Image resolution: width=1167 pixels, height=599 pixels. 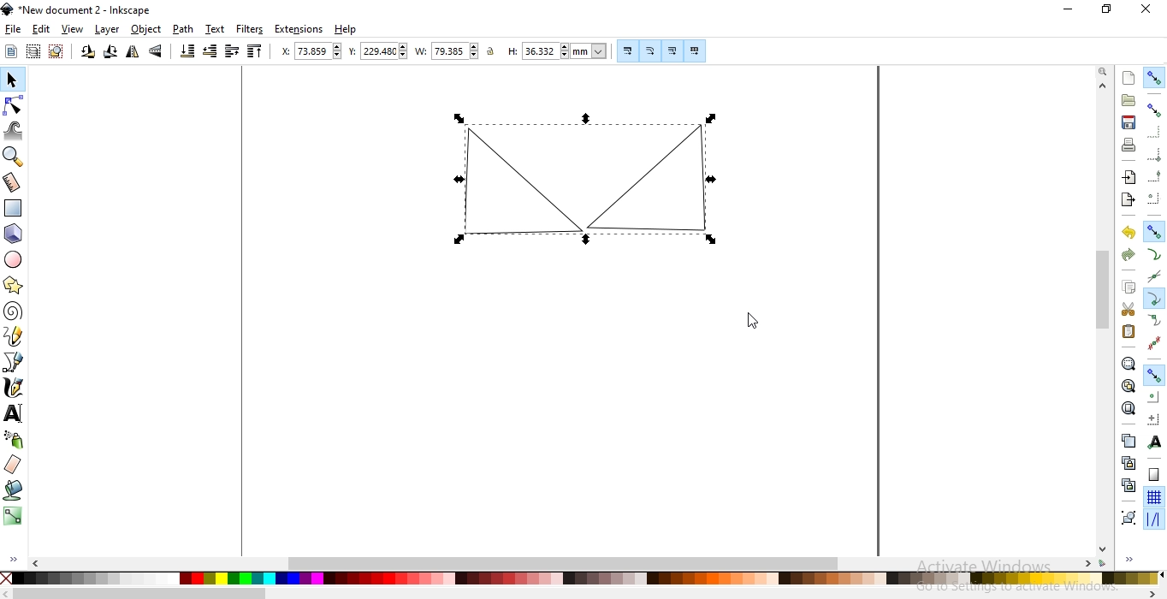 I want to click on snap an items rotation center, so click(x=1153, y=418).